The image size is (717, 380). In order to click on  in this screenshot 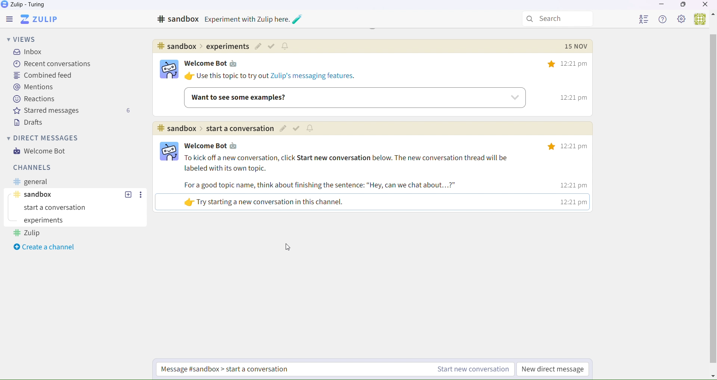, I will do `click(128, 194)`.